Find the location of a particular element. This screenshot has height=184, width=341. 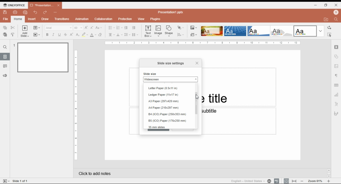

print file is located at coordinates (15, 12).